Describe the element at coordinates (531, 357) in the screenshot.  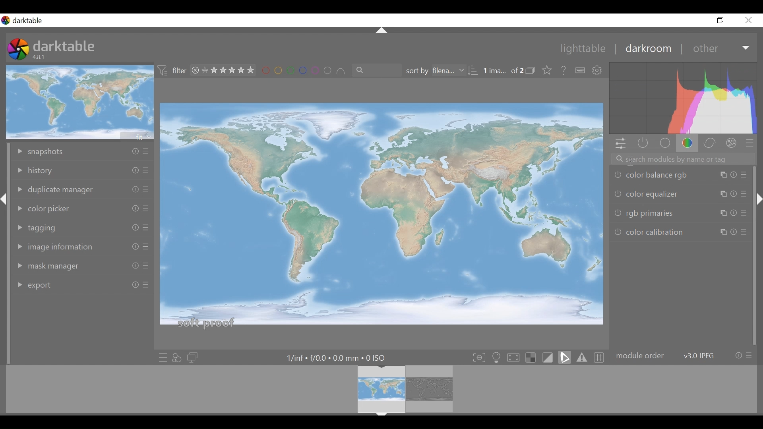
I see `toggle indication of raw overexposure` at that location.